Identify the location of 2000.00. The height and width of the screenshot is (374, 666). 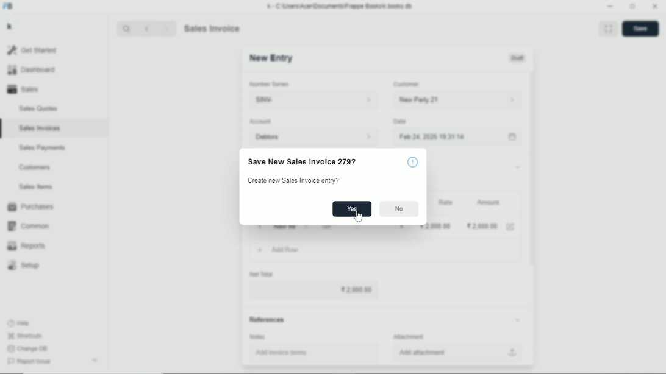
(357, 289).